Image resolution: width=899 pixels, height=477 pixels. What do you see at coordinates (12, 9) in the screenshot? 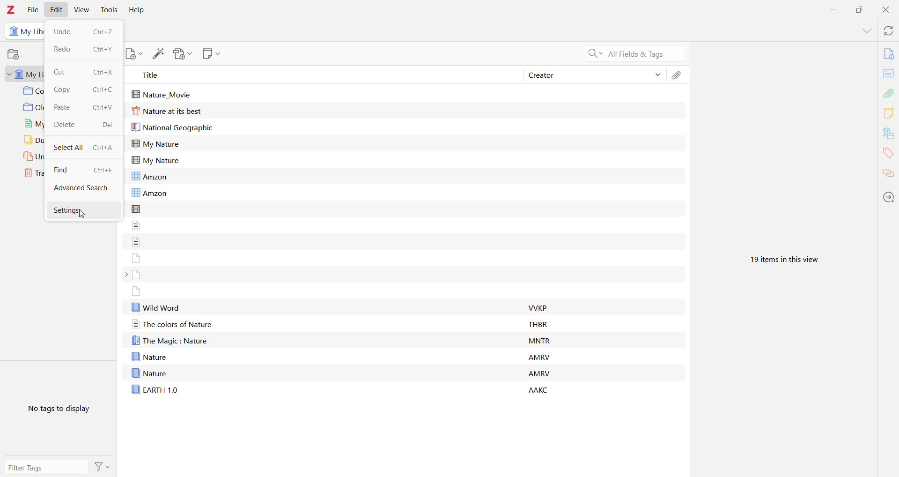
I see `Zotero` at bounding box center [12, 9].